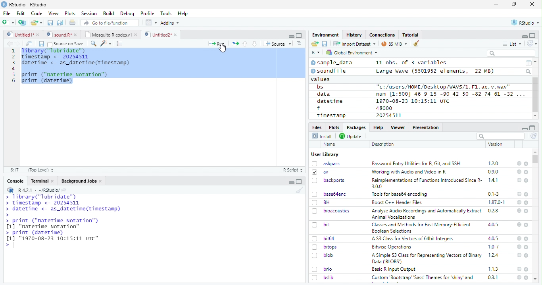 This screenshot has width=542, height=285. I want to click on 0.2.8, so click(494, 210).